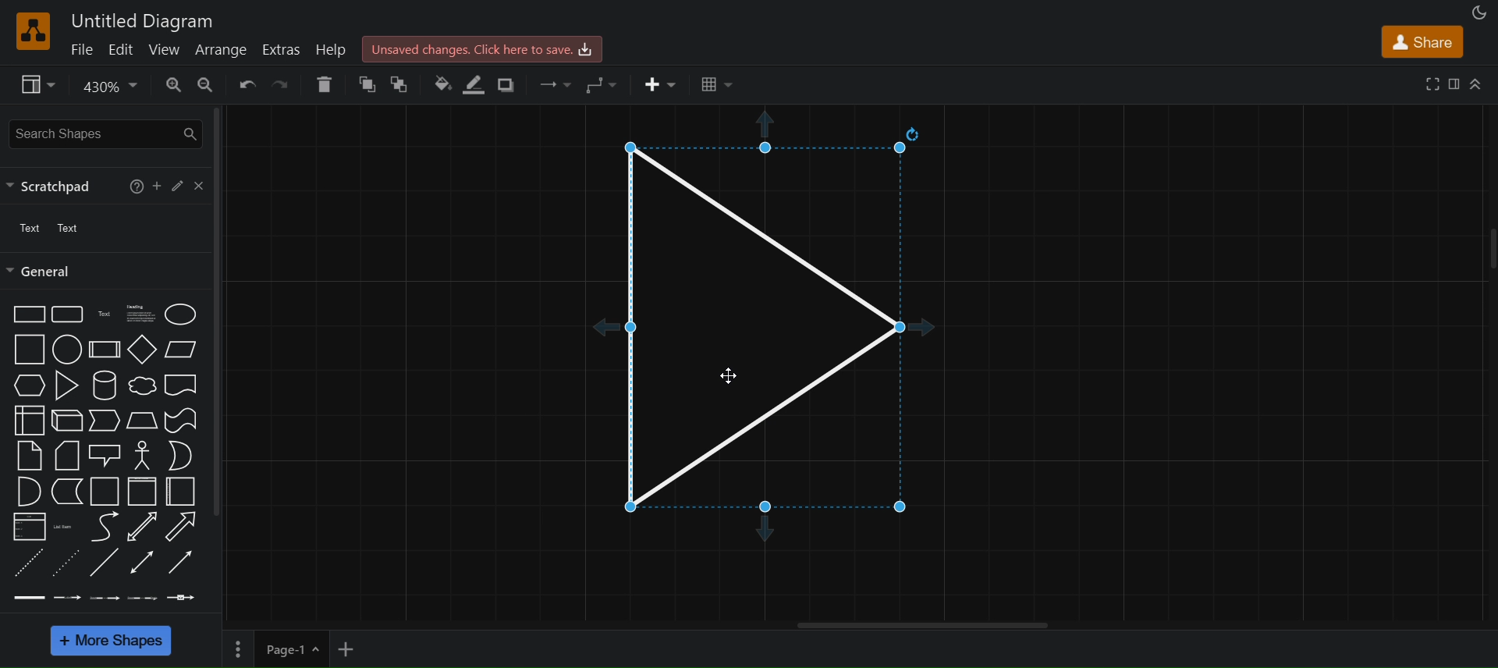  What do you see at coordinates (133, 185) in the screenshot?
I see `help` at bounding box center [133, 185].